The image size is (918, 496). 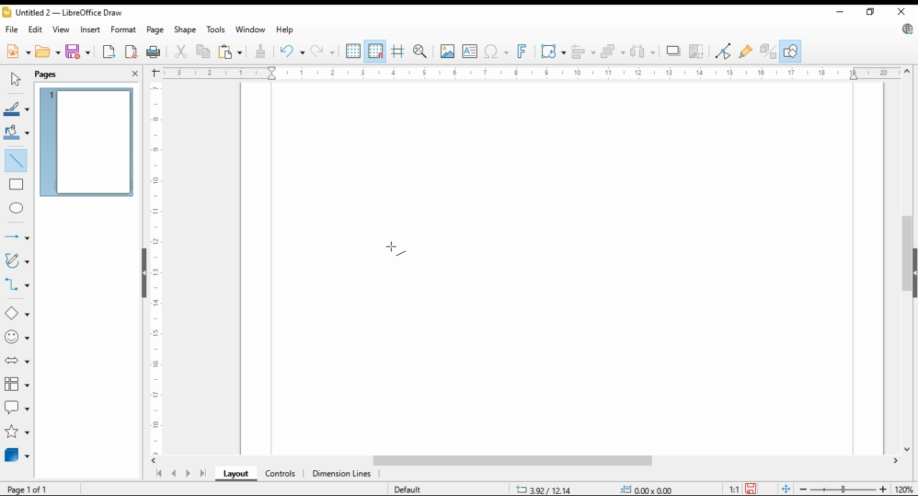 I want to click on ontrols, so click(x=281, y=474).